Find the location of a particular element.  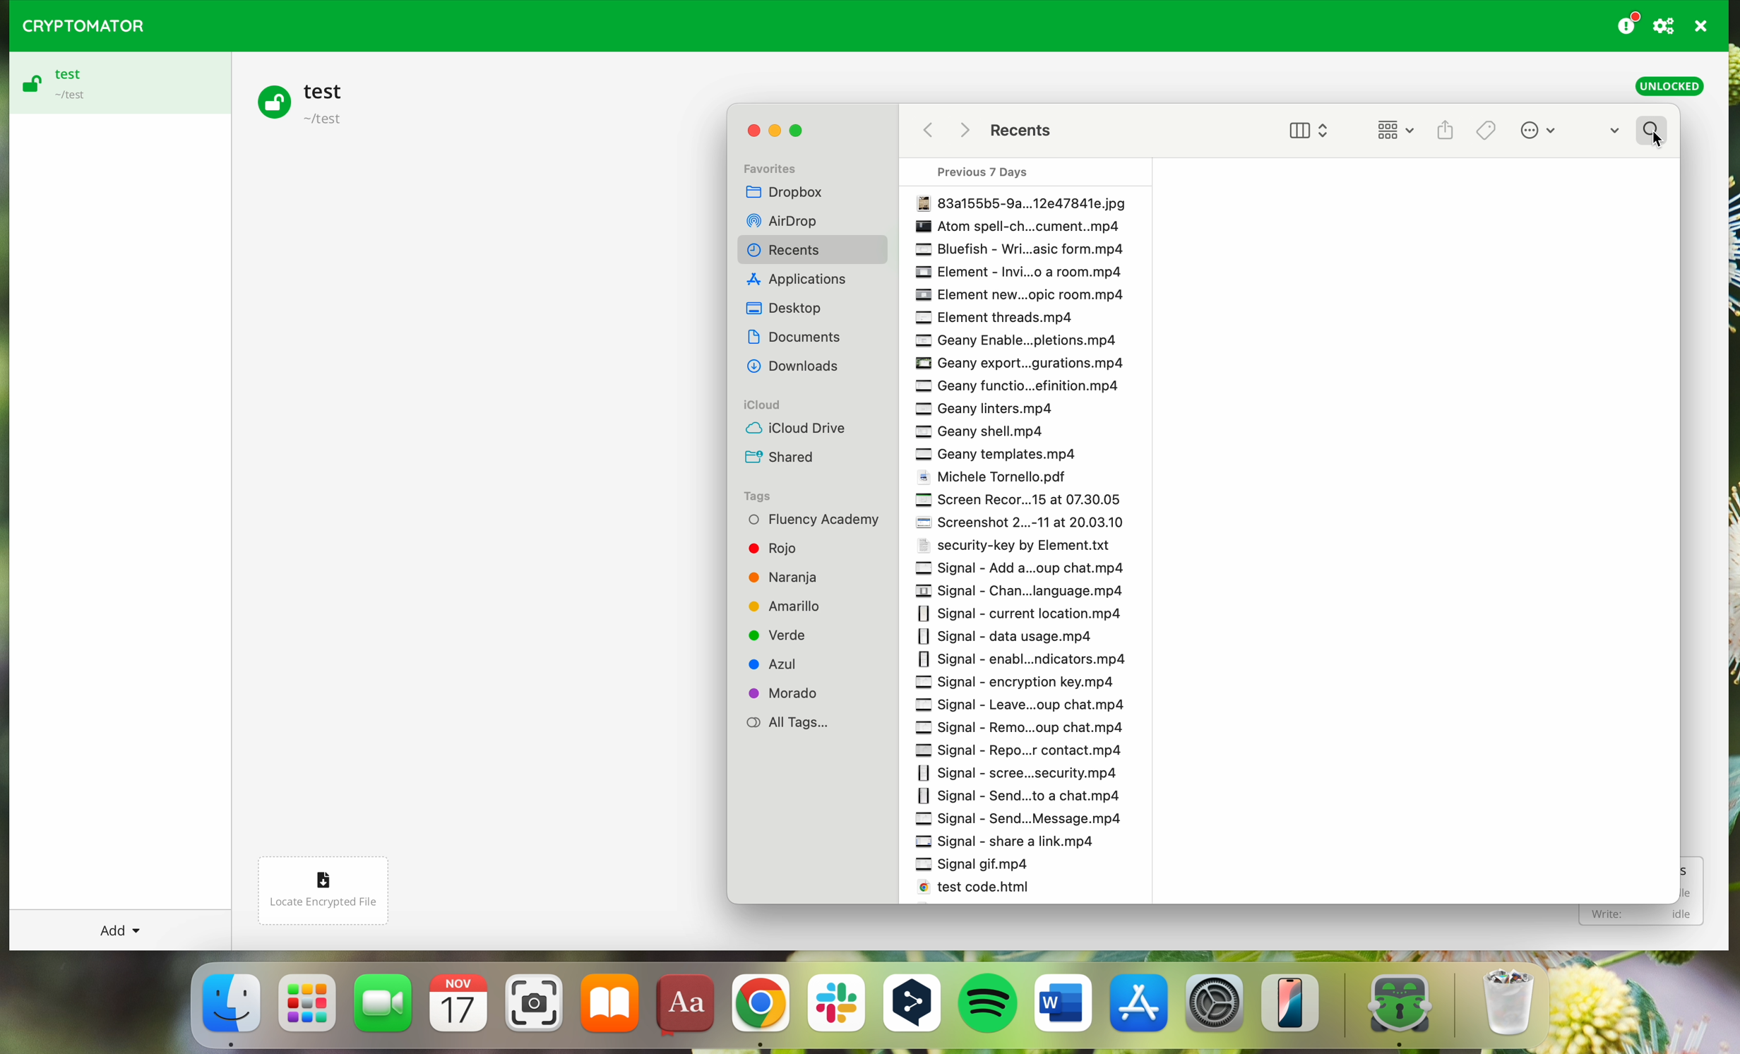

Favorites is located at coordinates (780, 164).